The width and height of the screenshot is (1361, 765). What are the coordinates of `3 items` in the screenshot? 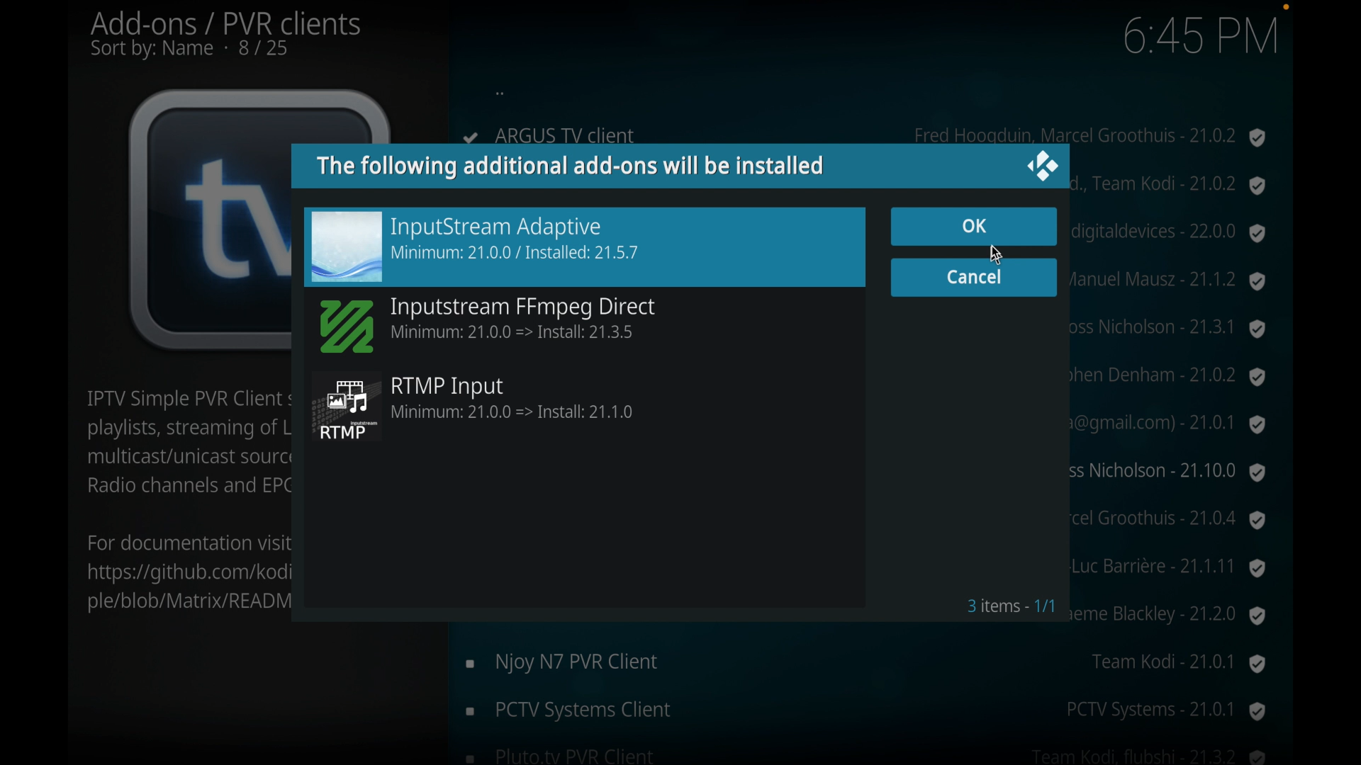 It's located at (1012, 607).